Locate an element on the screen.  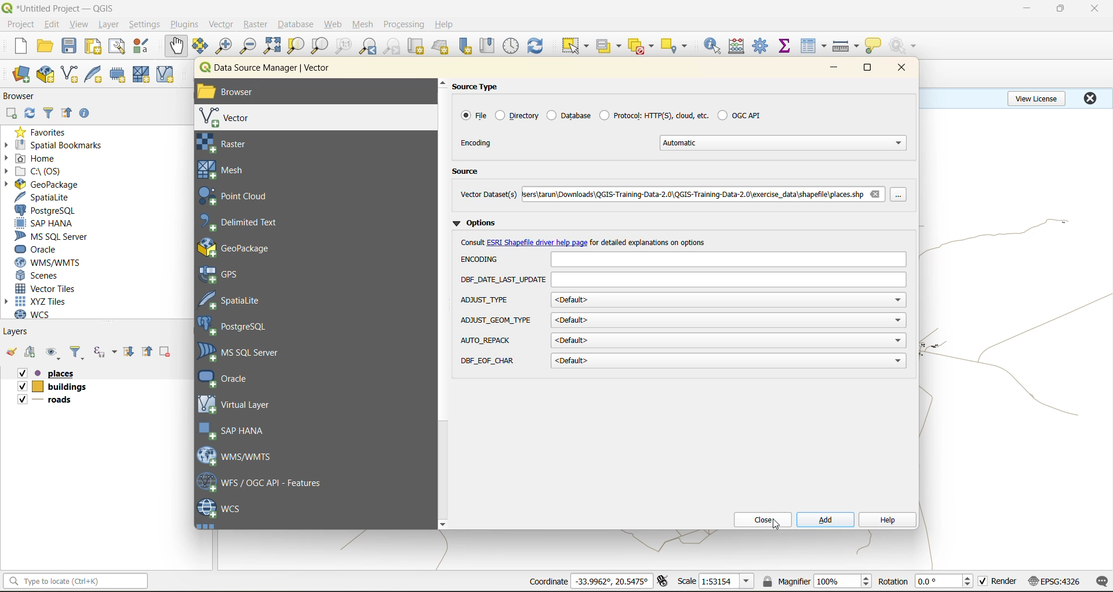
toggle extents is located at coordinates (664, 580).